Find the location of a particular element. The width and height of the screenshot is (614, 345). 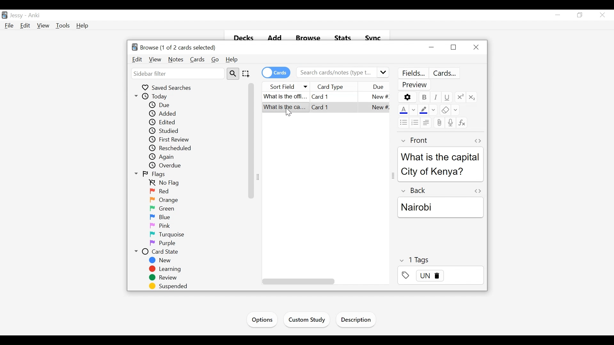

New is located at coordinates (161, 260).